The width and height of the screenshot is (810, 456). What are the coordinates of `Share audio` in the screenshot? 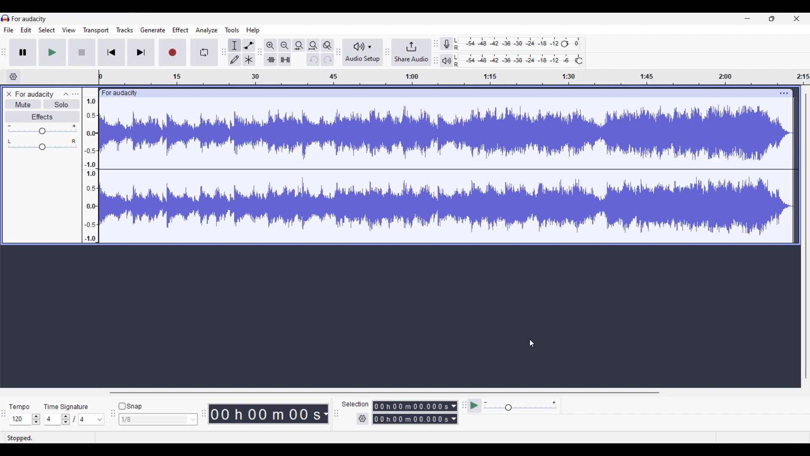 It's located at (411, 52).